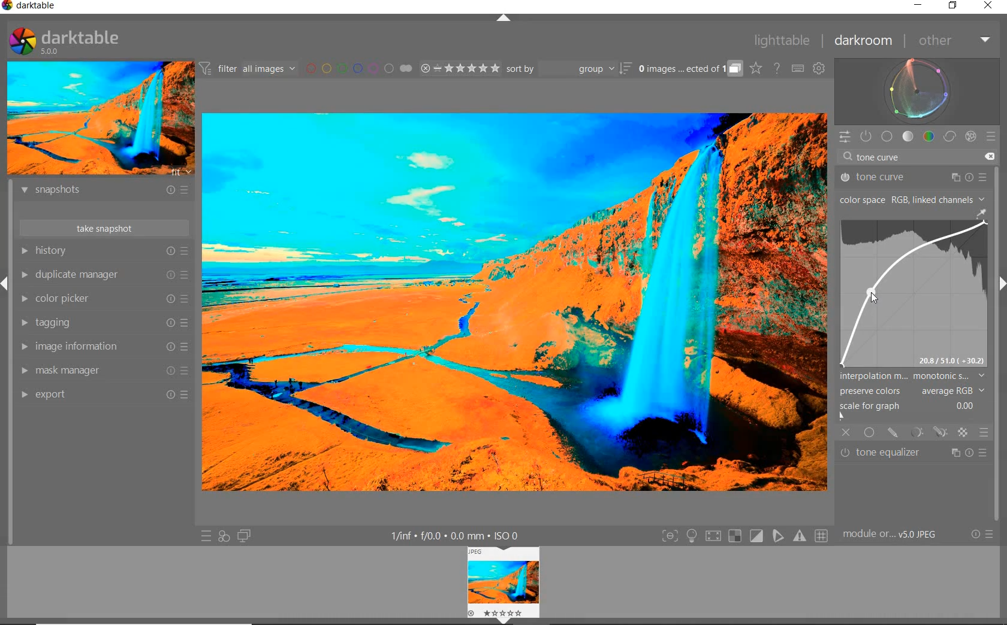 The height and width of the screenshot is (625, 1007). Describe the element at coordinates (928, 433) in the screenshot. I see `MASK OPTIONS` at that location.